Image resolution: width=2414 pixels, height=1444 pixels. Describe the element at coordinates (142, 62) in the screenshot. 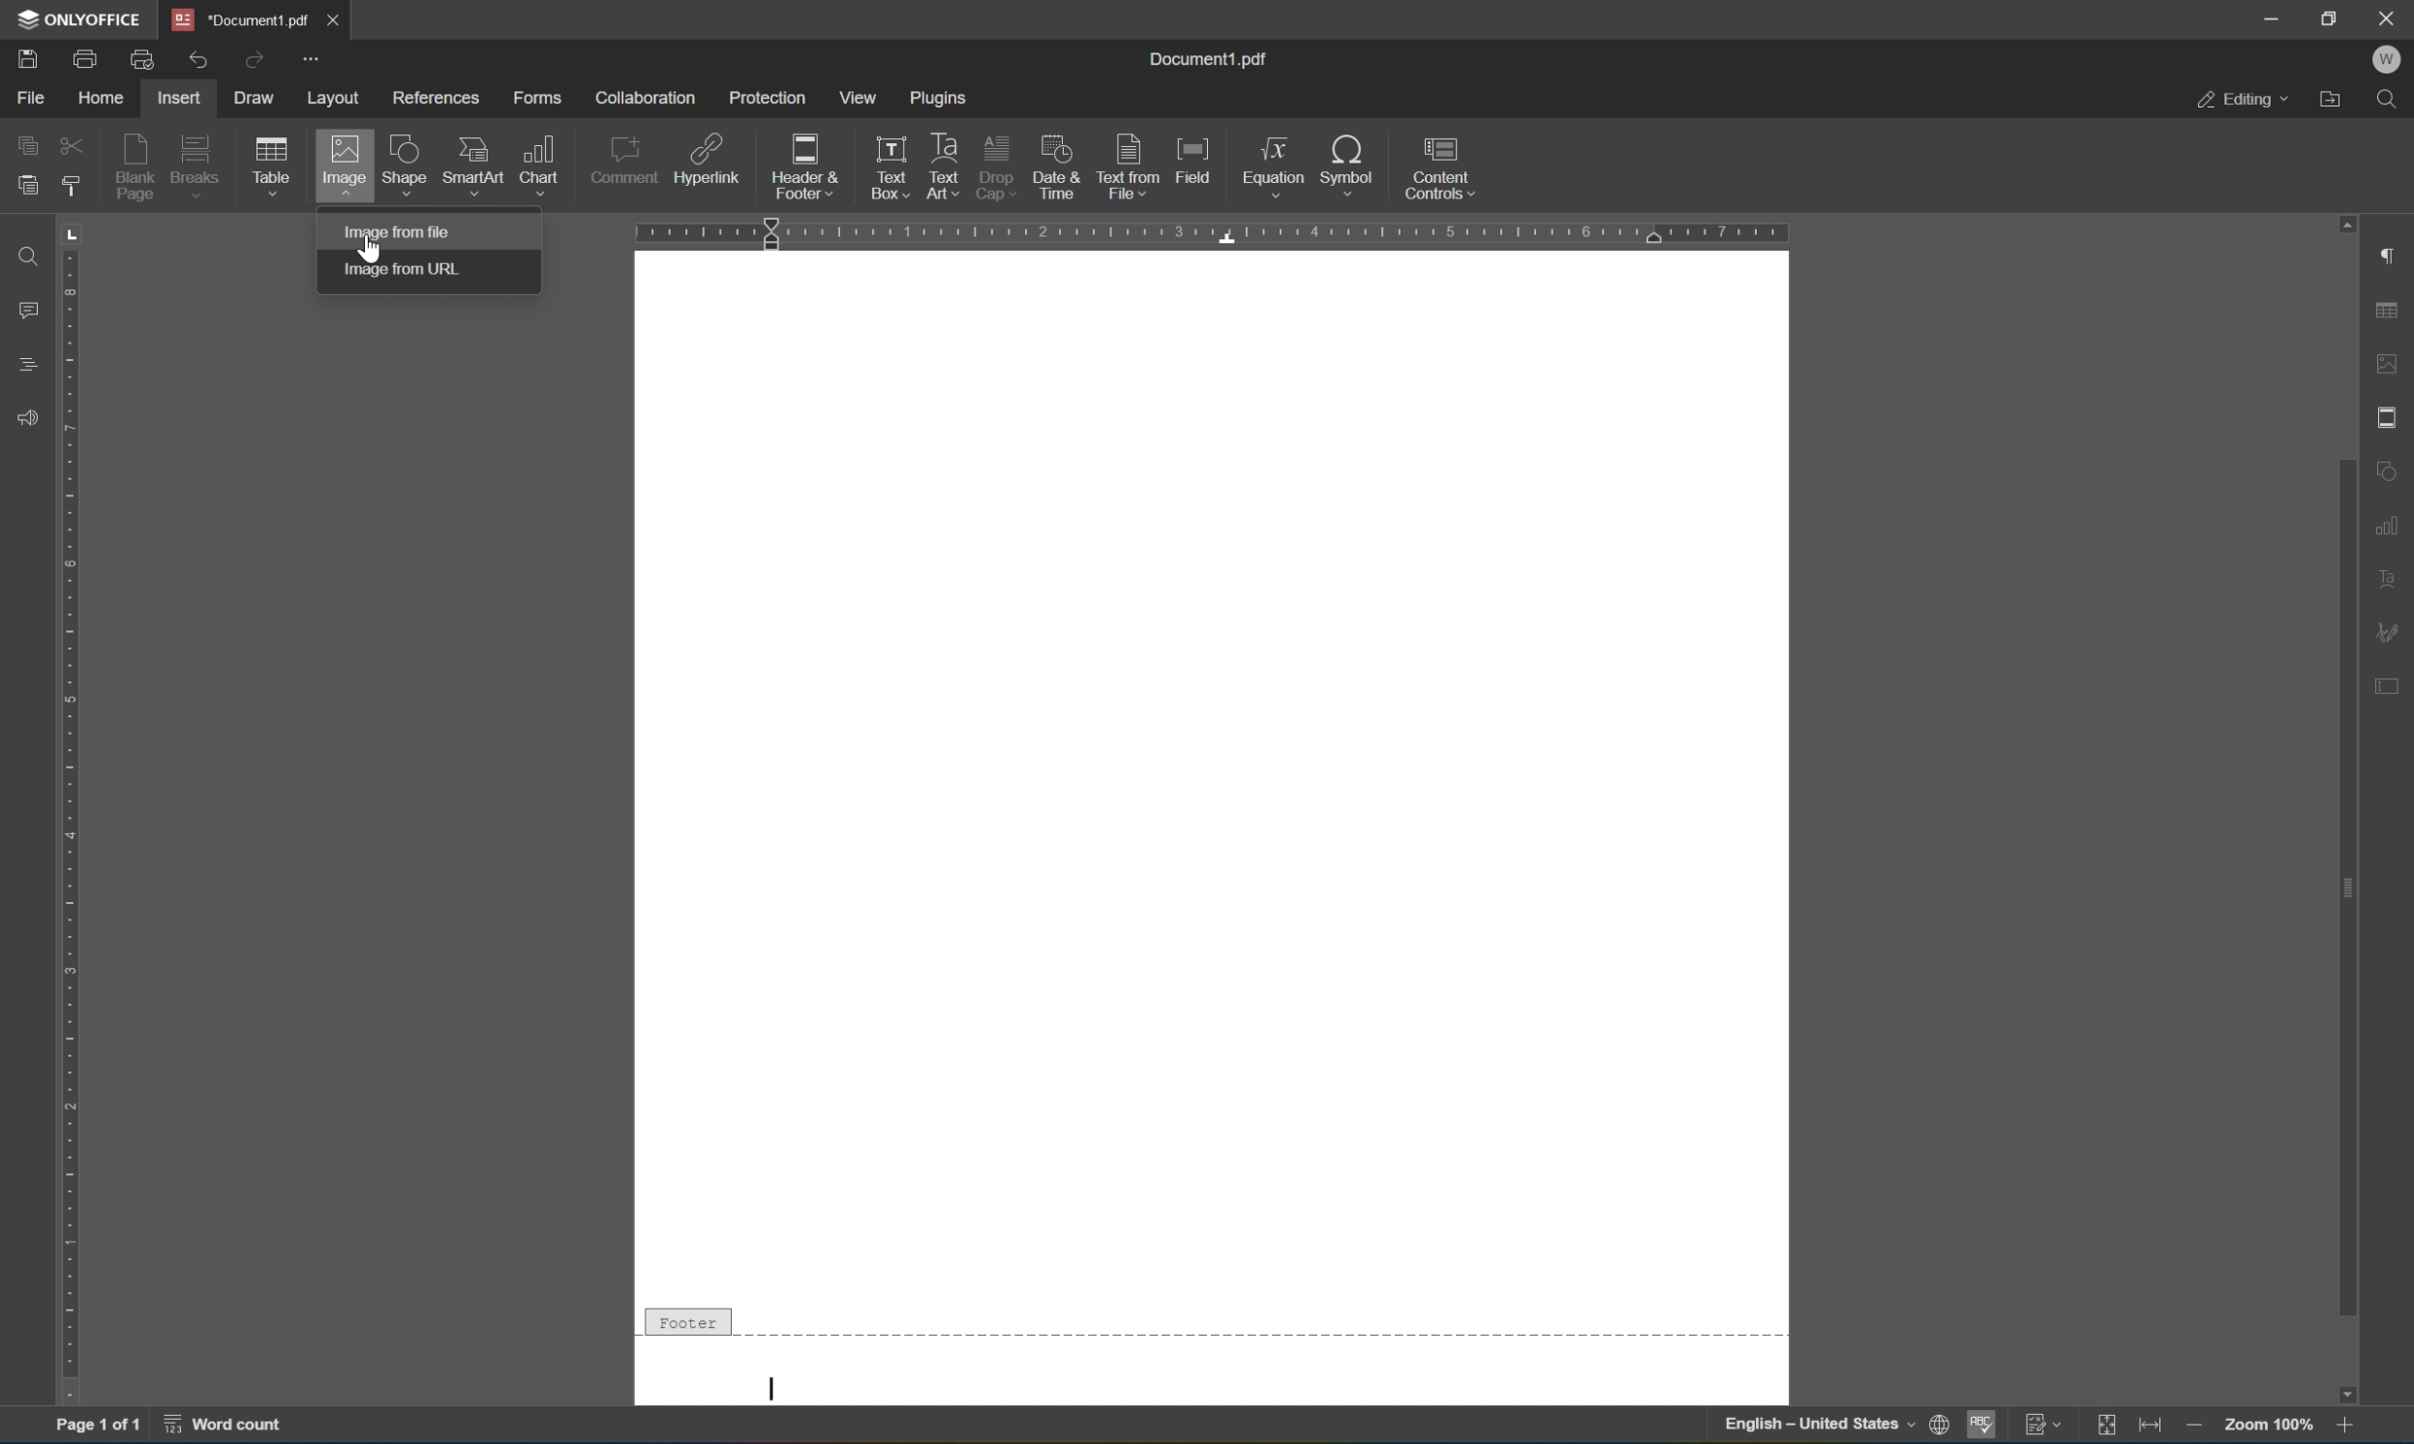

I see `quick print` at that location.